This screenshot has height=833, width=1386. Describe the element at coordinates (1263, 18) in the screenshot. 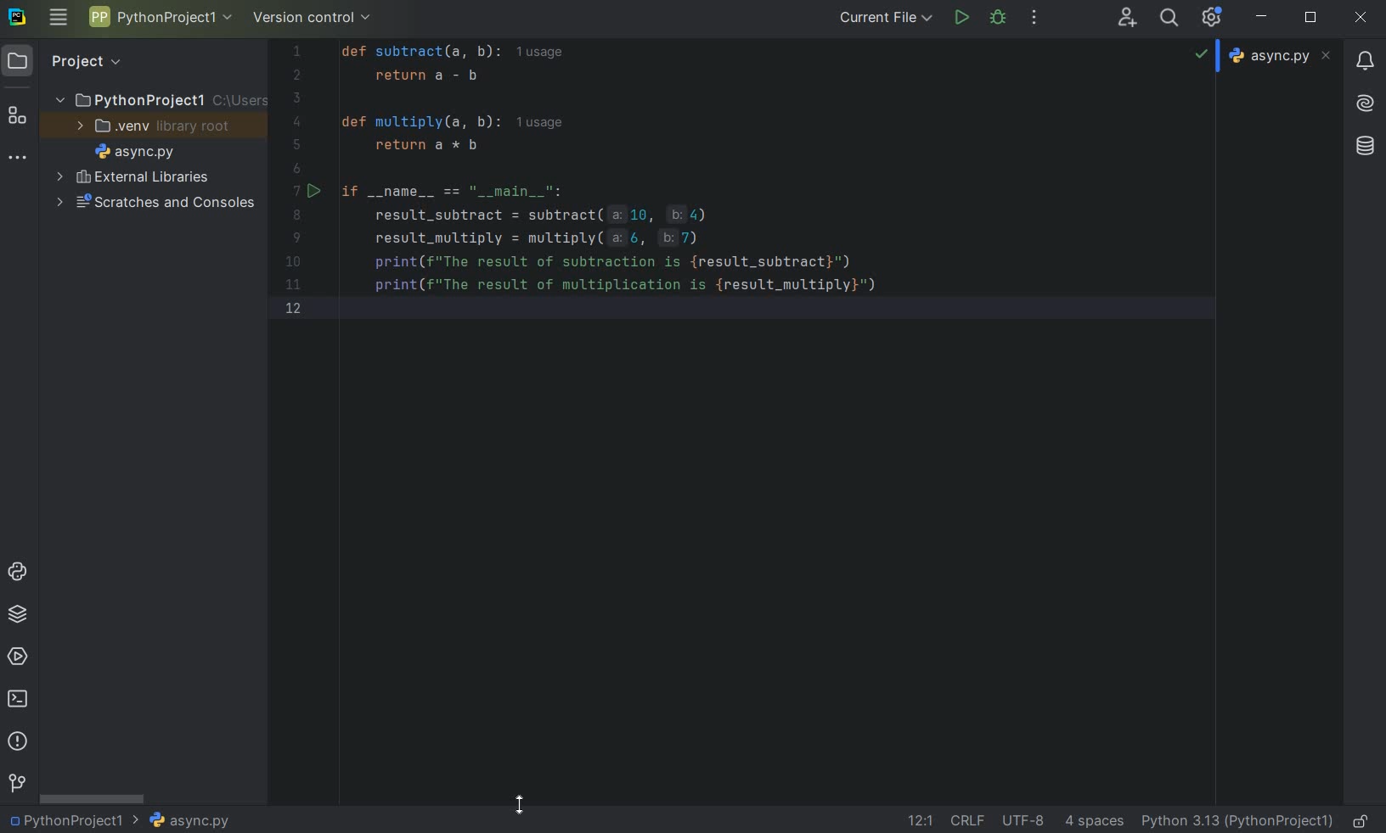

I see `minimize` at that location.